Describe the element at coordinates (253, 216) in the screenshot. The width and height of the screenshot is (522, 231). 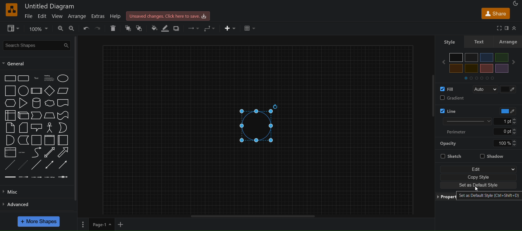
I see `horizontal scroll bar` at that location.